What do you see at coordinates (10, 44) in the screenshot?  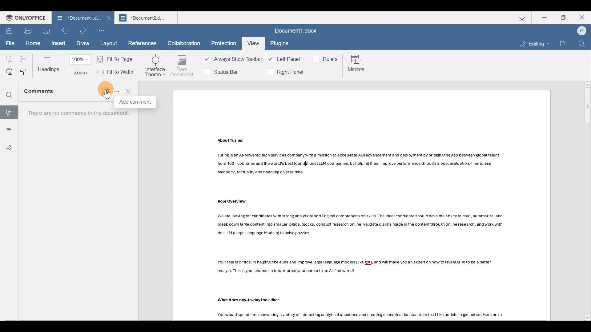 I see `File` at bounding box center [10, 44].